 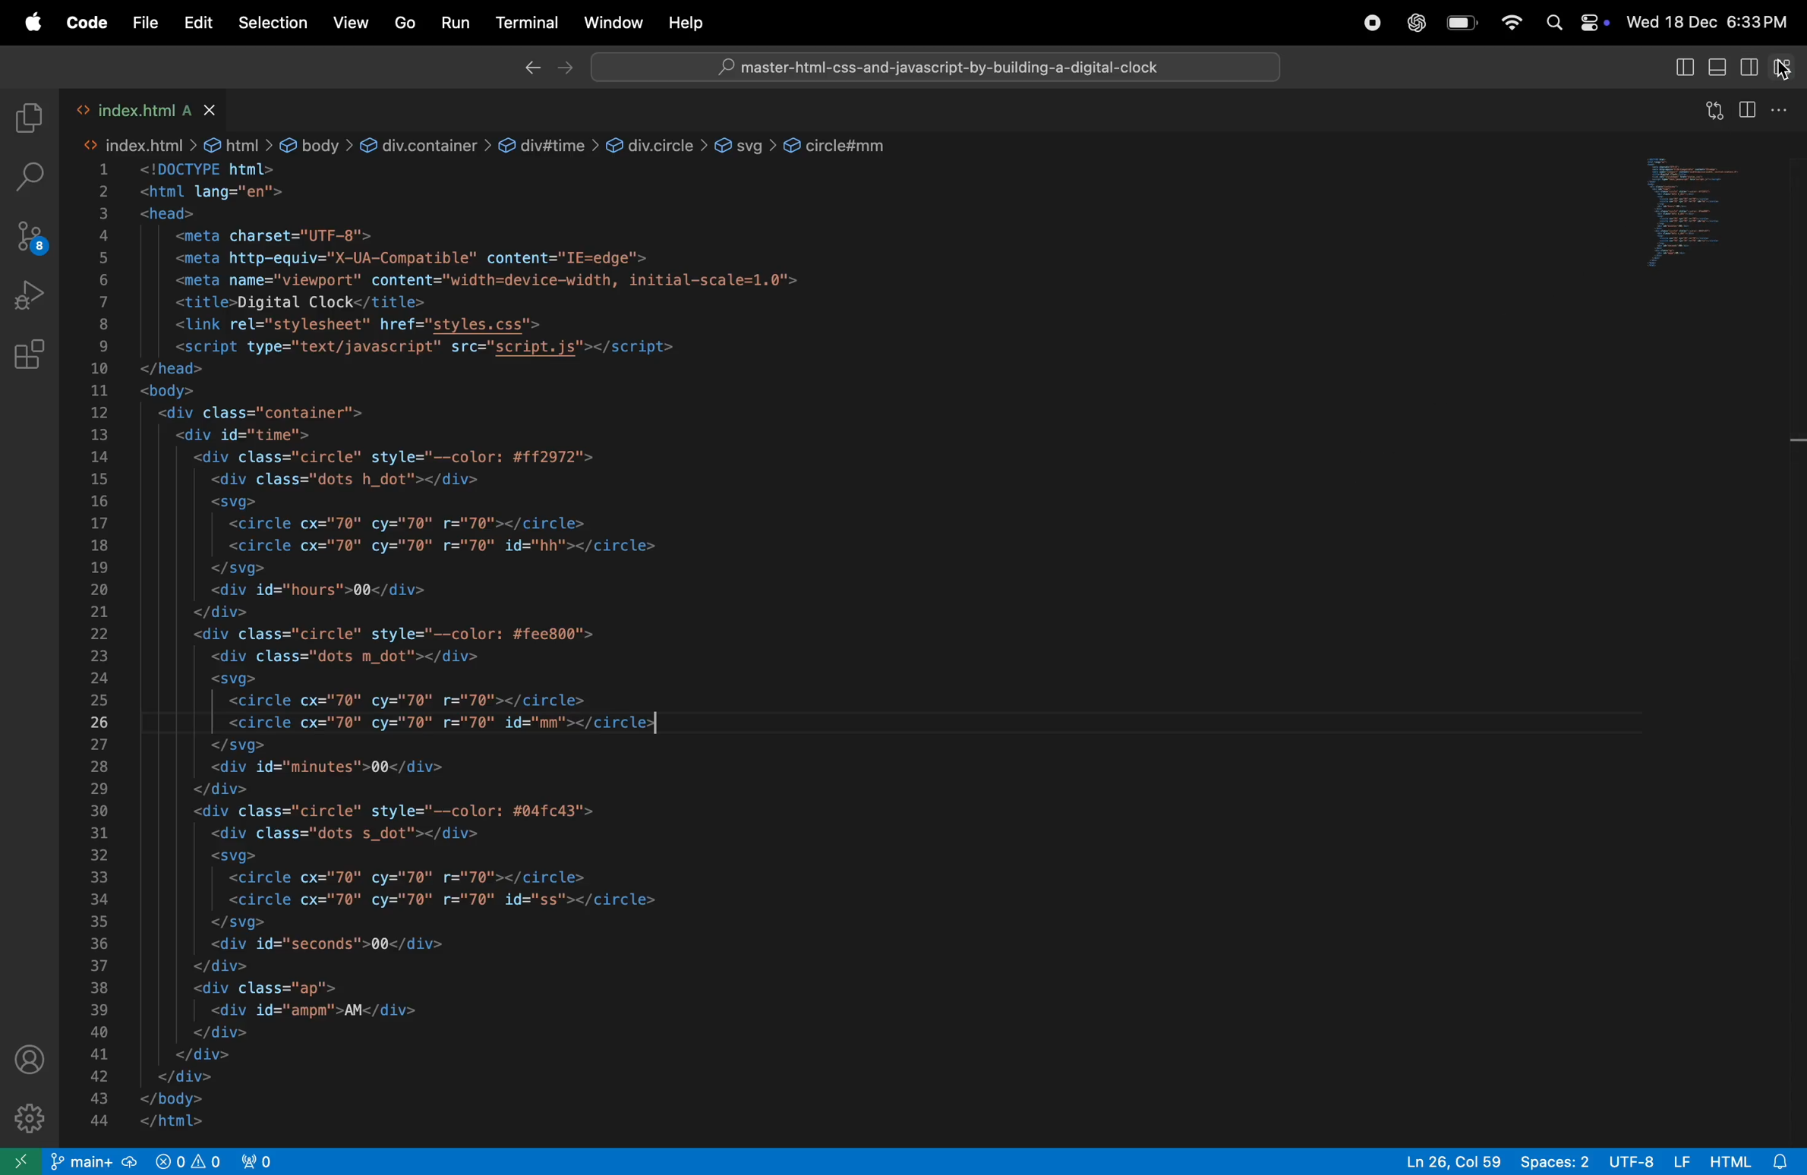 I want to click on Help, so click(x=683, y=24).